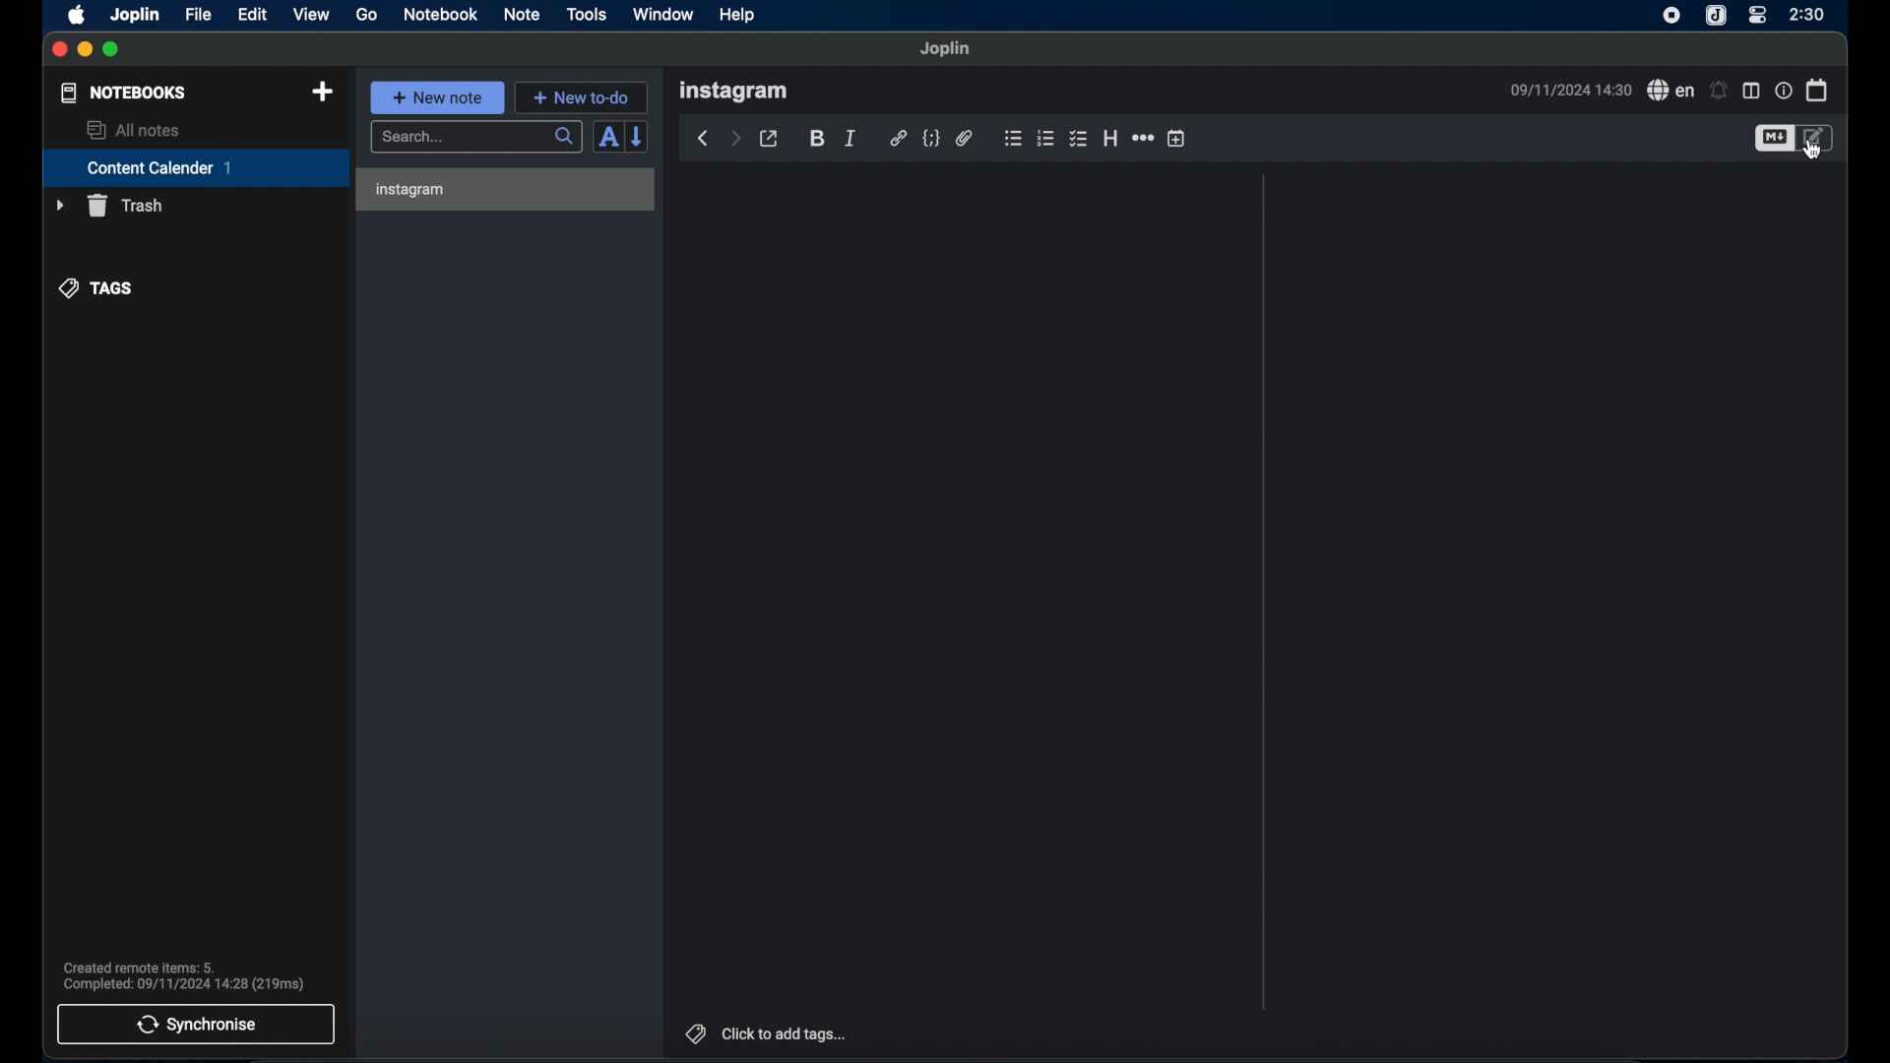 The width and height of the screenshot is (1890, 1063). Describe the element at coordinates (84, 50) in the screenshot. I see `minimize` at that location.